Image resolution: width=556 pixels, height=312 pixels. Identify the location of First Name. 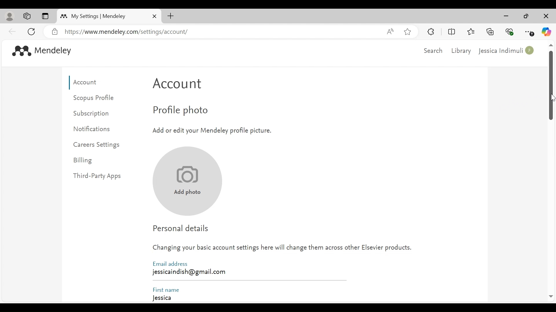
(167, 289).